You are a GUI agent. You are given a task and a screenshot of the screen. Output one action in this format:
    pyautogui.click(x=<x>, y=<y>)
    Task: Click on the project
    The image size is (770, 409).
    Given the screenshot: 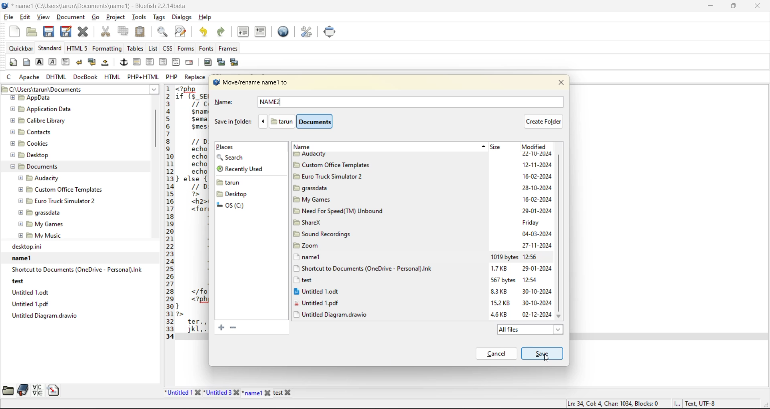 What is the action you would take?
    pyautogui.click(x=116, y=17)
    